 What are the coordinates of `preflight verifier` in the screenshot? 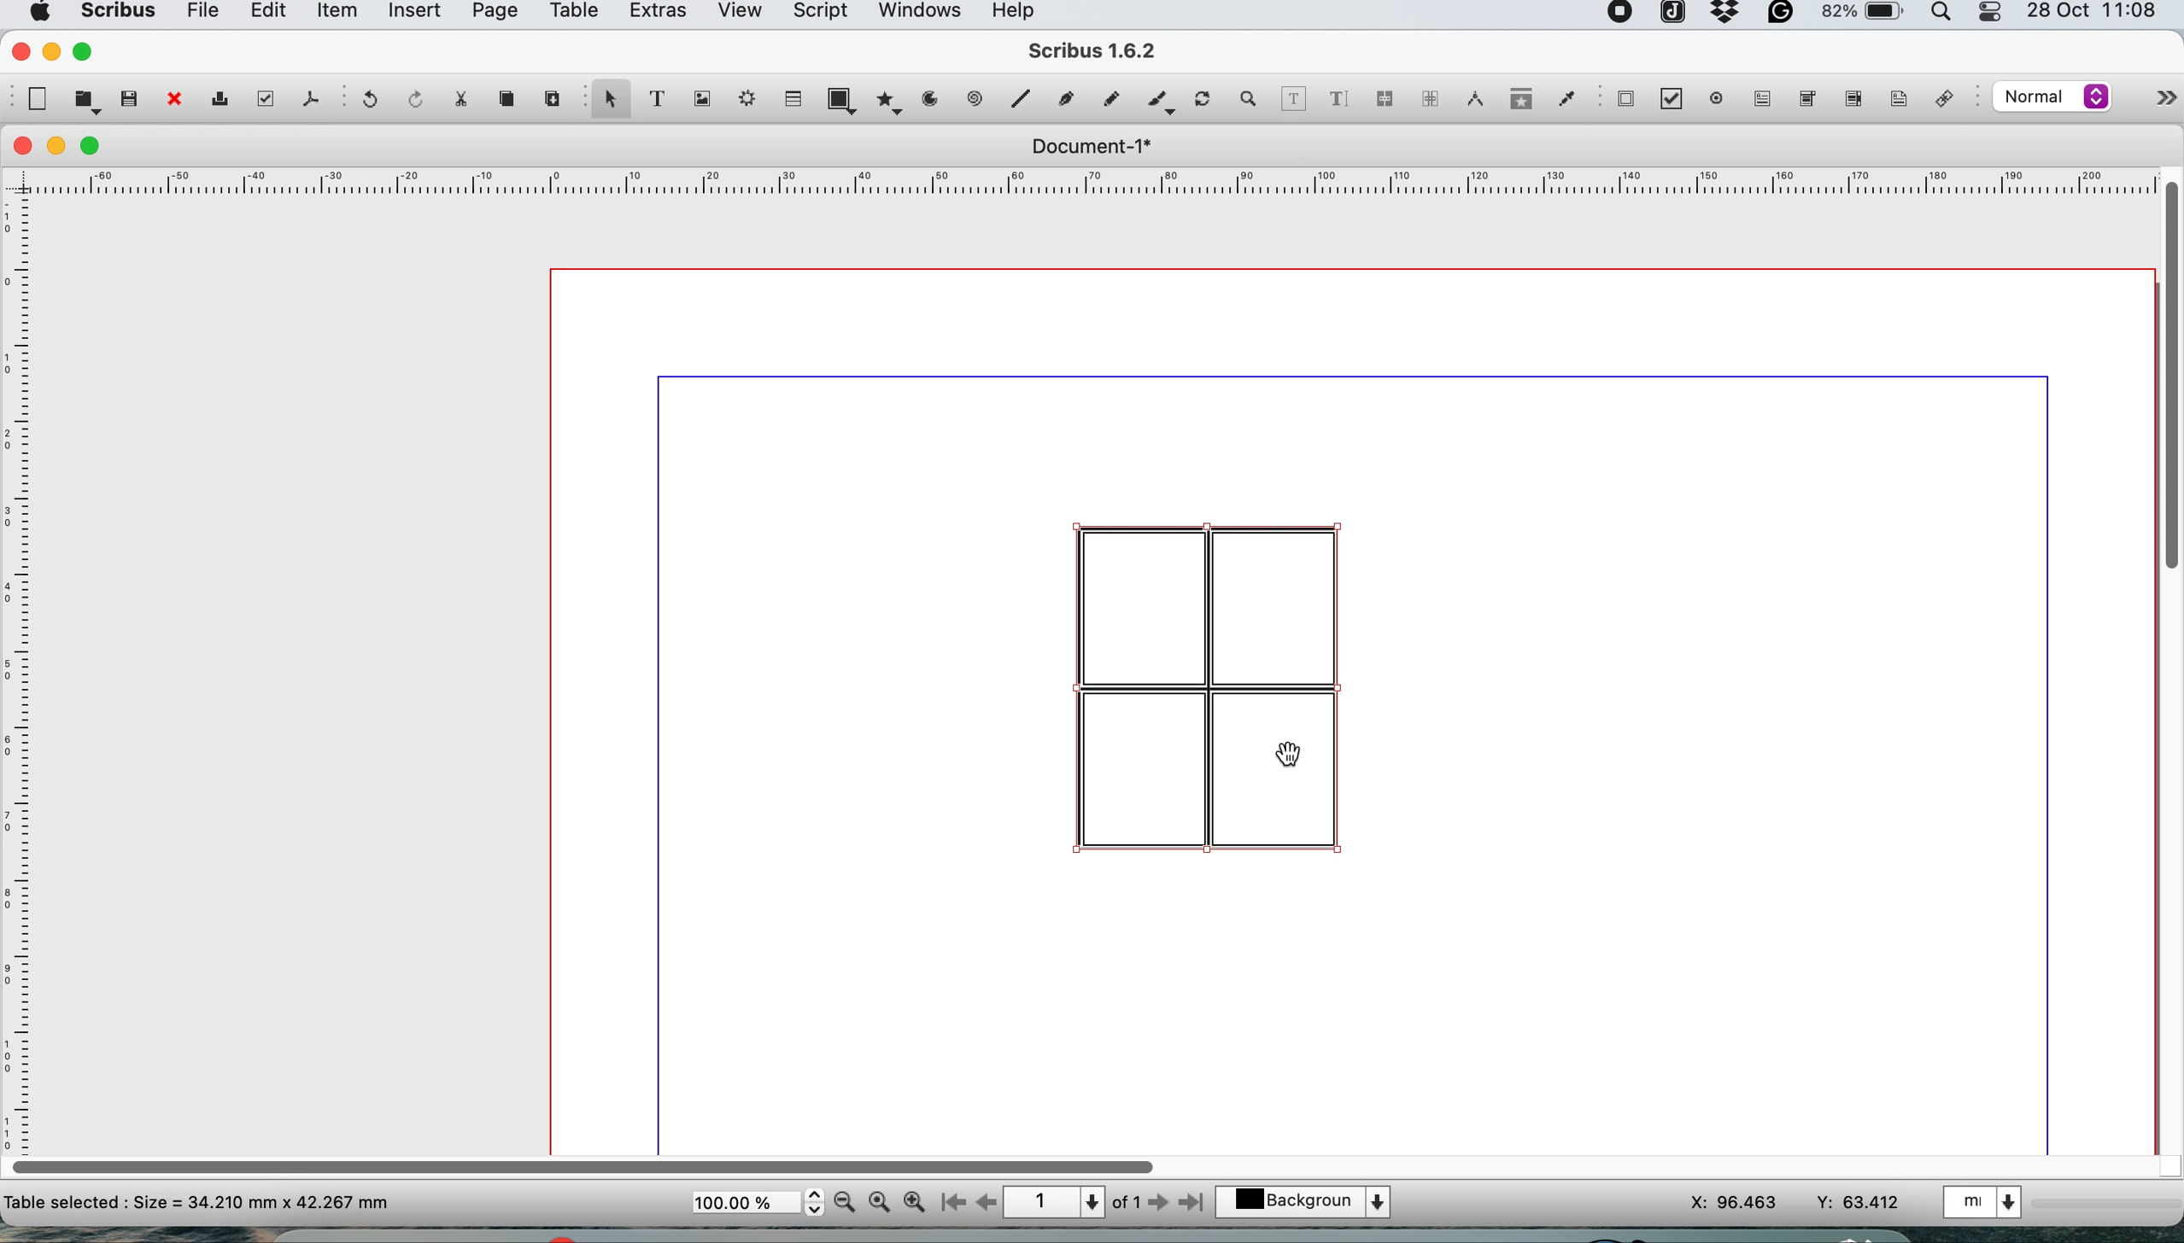 It's located at (261, 98).